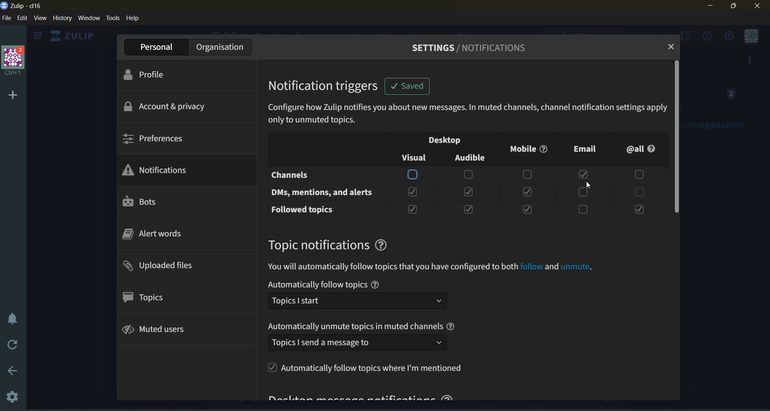 The height and width of the screenshot is (411, 770). Describe the element at coordinates (26, 5) in the screenshot. I see `organisation name and app name` at that location.